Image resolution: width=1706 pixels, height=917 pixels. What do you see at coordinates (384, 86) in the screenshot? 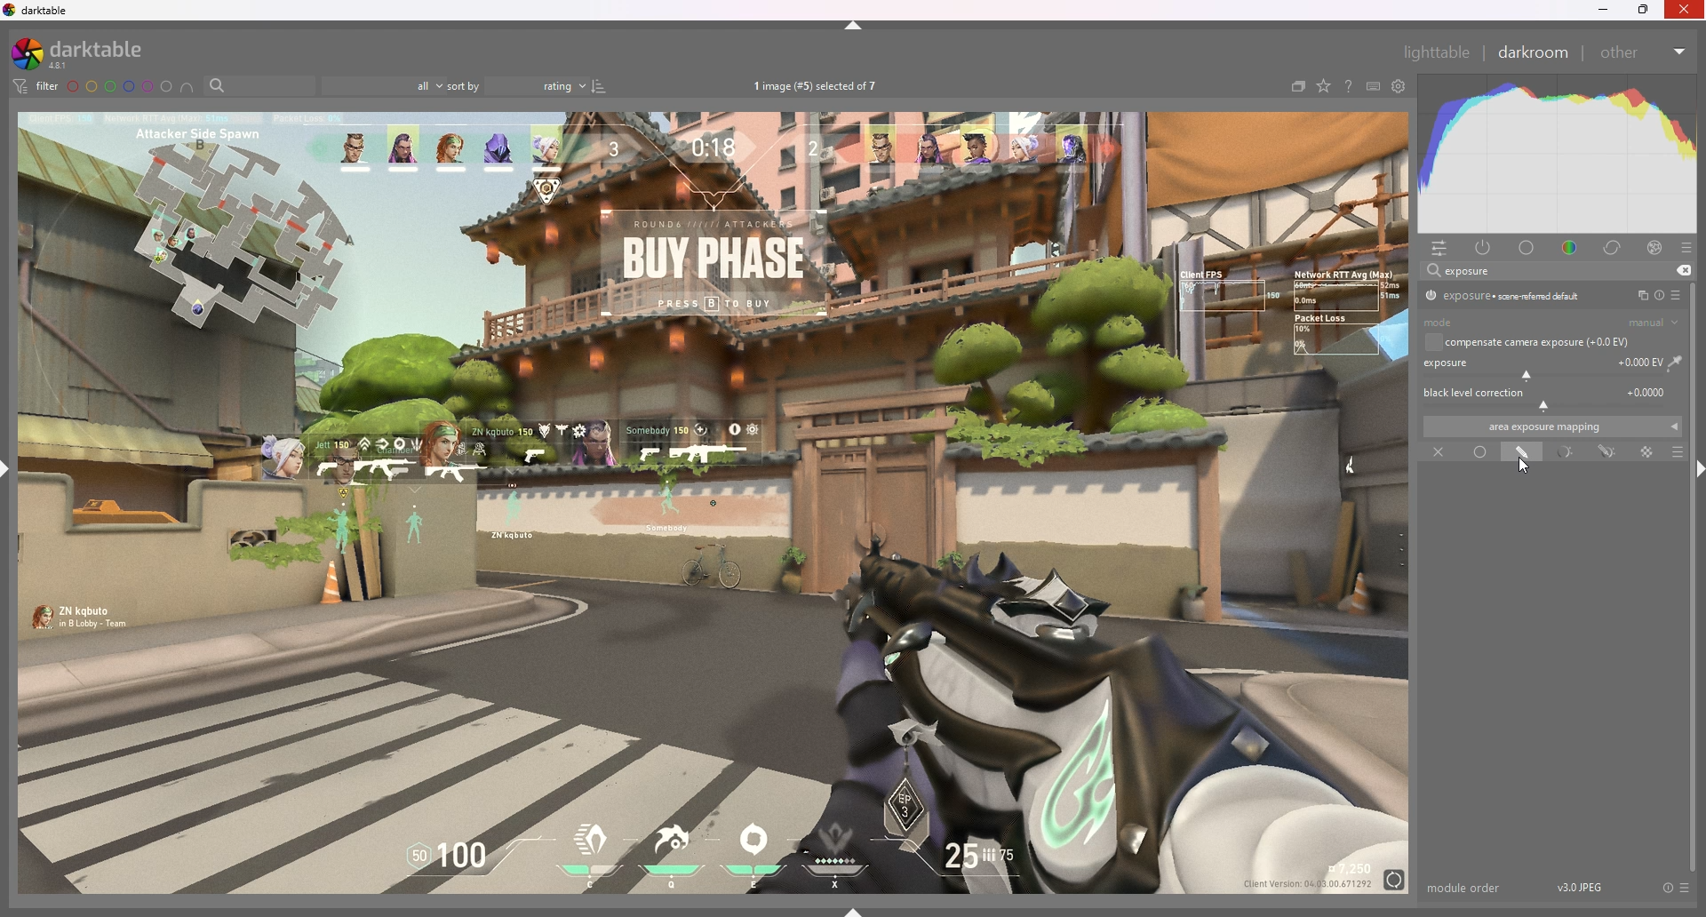
I see `filter by images rating` at bounding box center [384, 86].